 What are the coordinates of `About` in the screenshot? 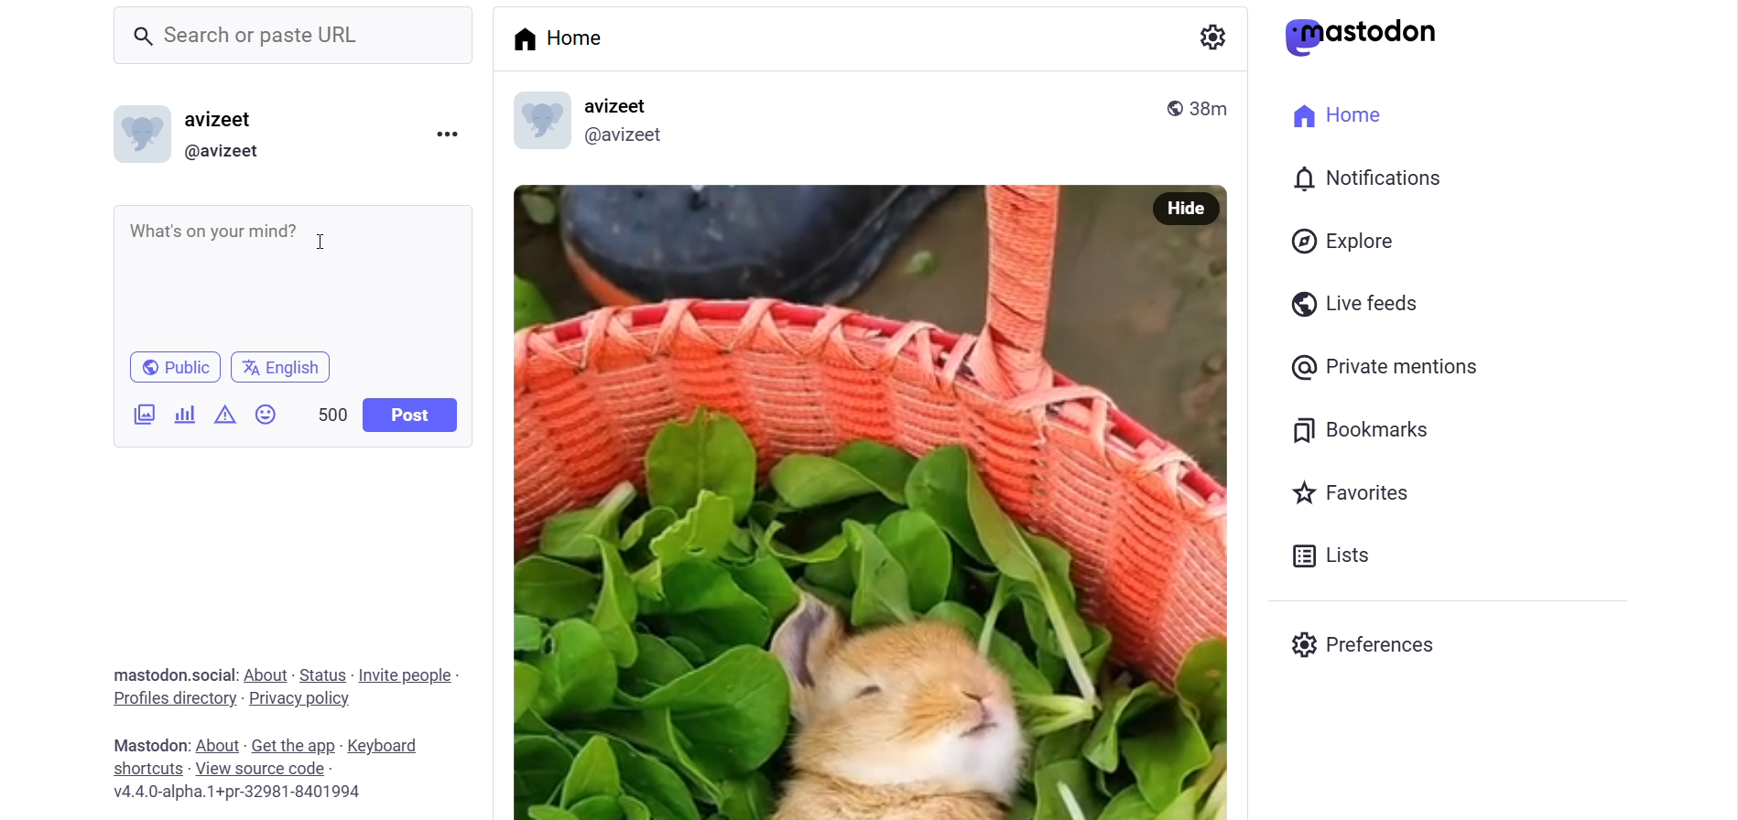 It's located at (265, 674).